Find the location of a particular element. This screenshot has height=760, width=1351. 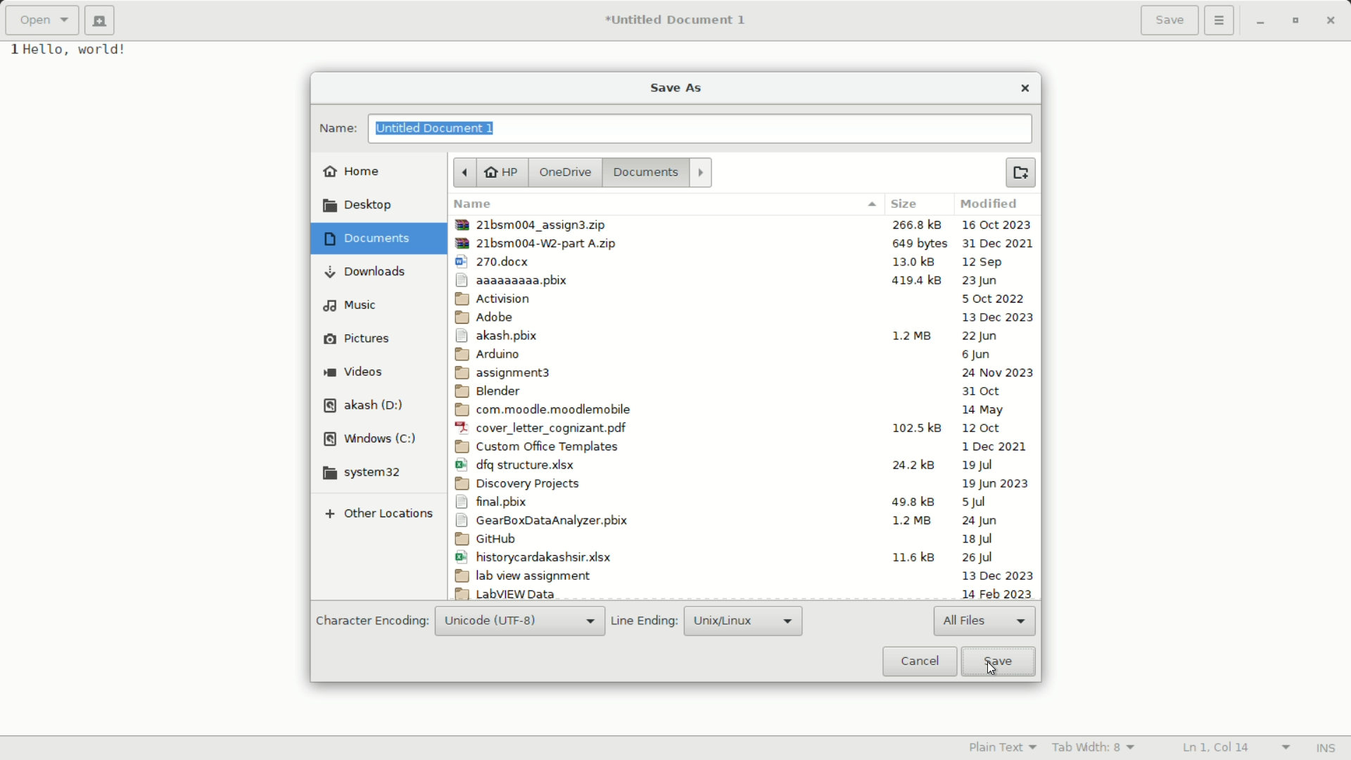

Highlighting mode is located at coordinates (1003, 748).